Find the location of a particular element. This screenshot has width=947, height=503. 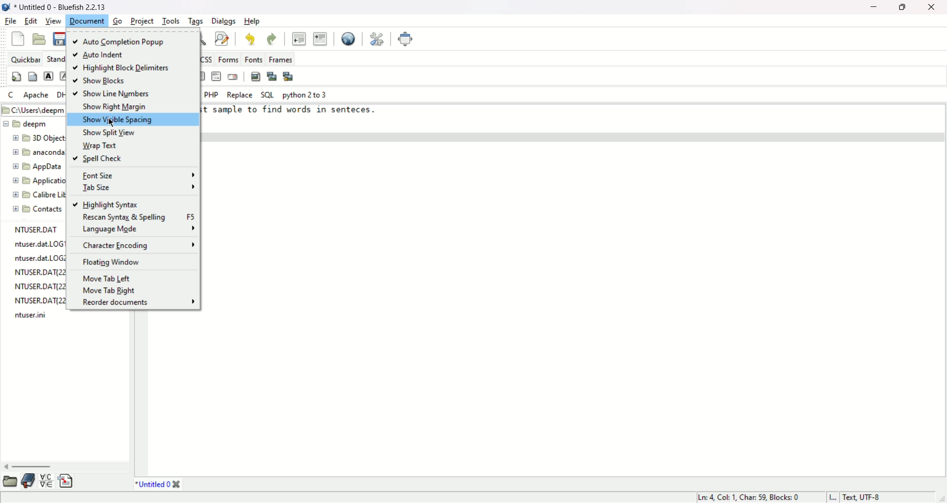

Replace is located at coordinates (238, 95).